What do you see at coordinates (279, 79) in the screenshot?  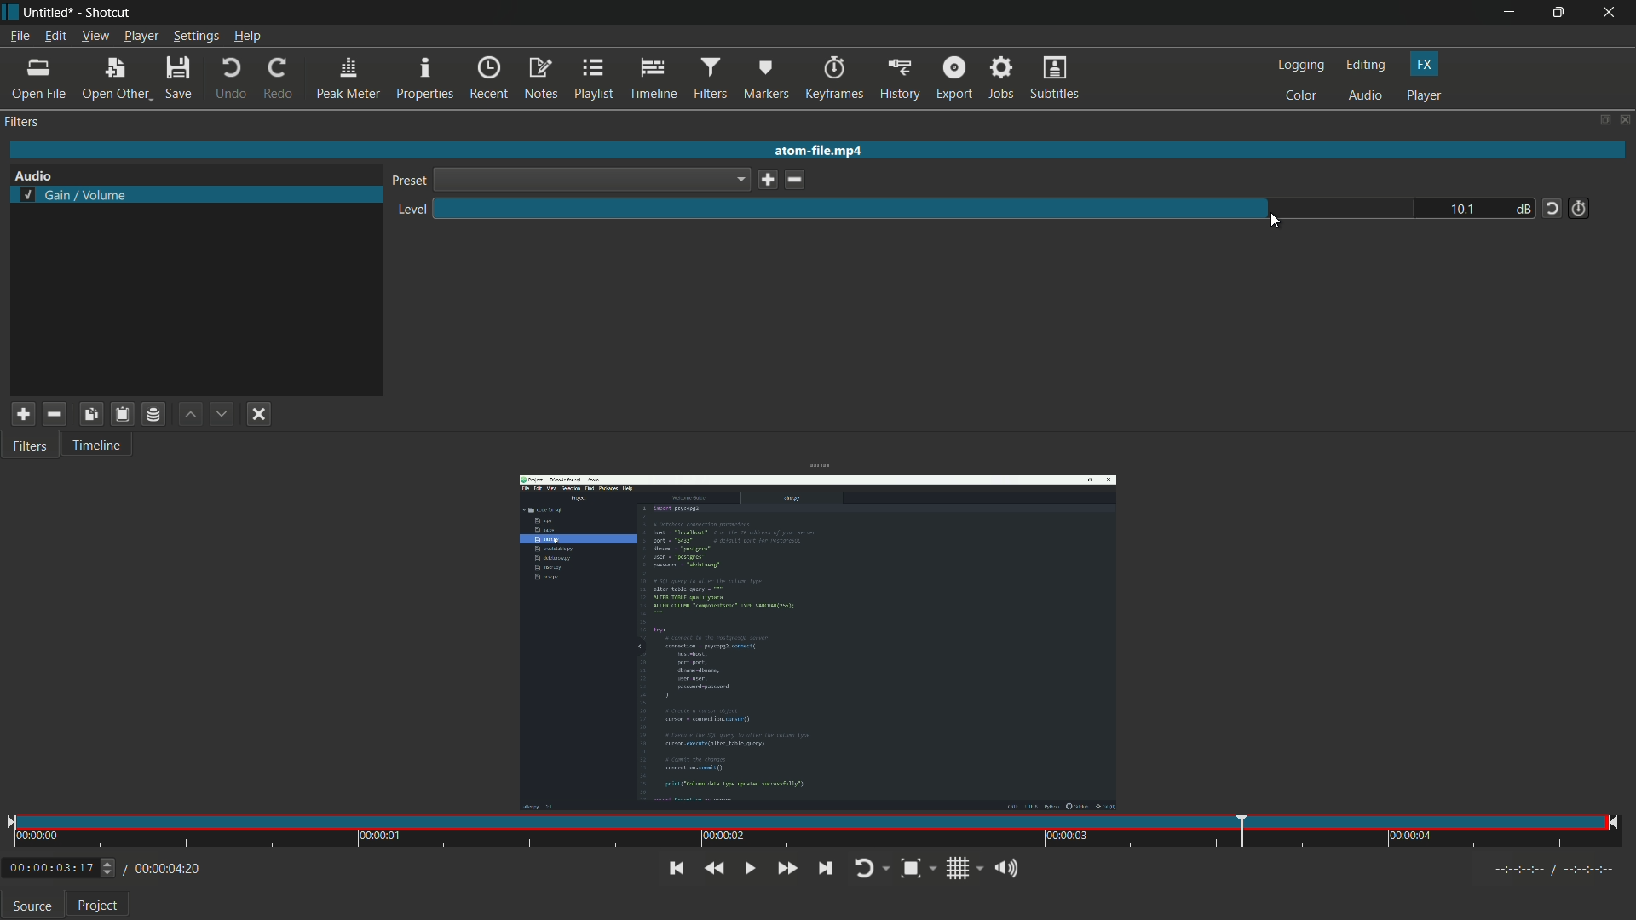 I see `redo` at bounding box center [279, 79].